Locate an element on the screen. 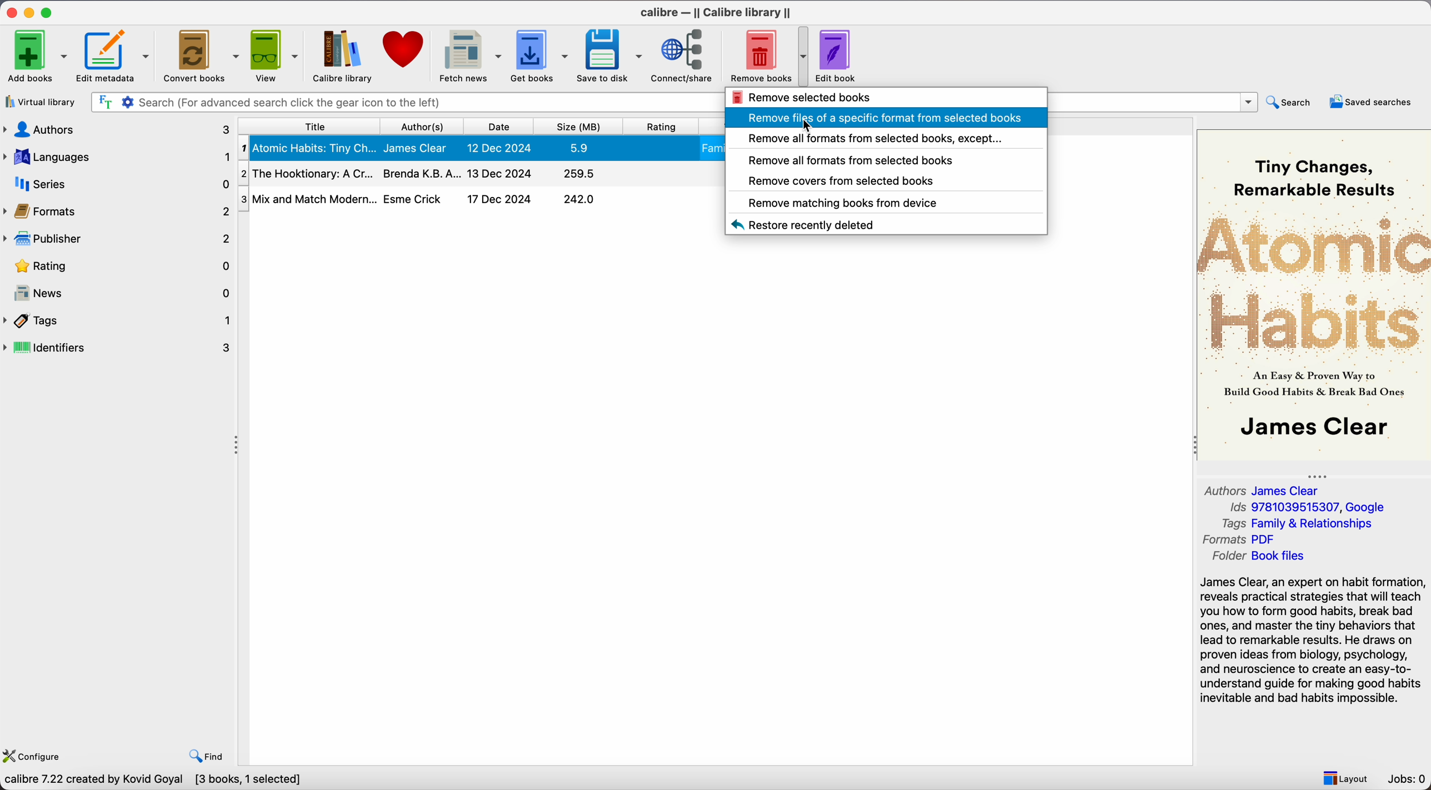 The width and height of the screenshot is (1431, 790). Calibre - || Calibre library || is located at coordinates (717, 13).